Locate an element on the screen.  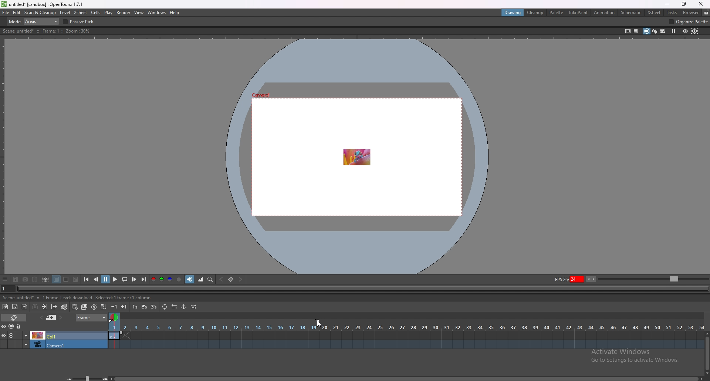
tasks is located at coordinates (672, 12).